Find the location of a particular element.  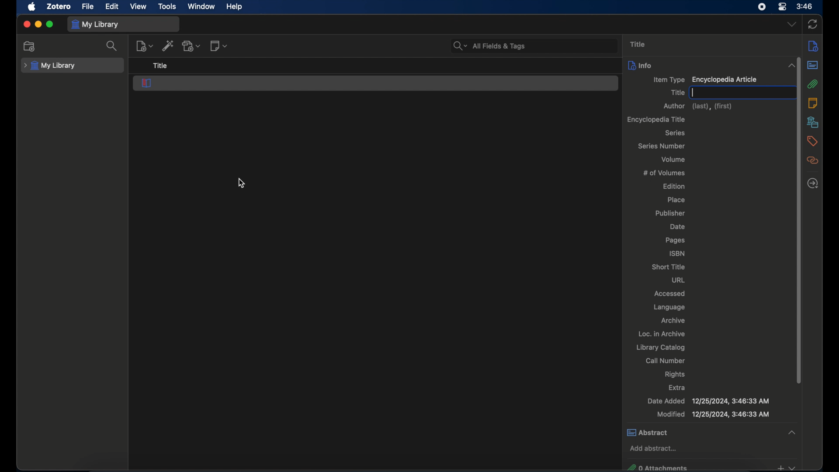

zotero is located at coordinates (60, 6).